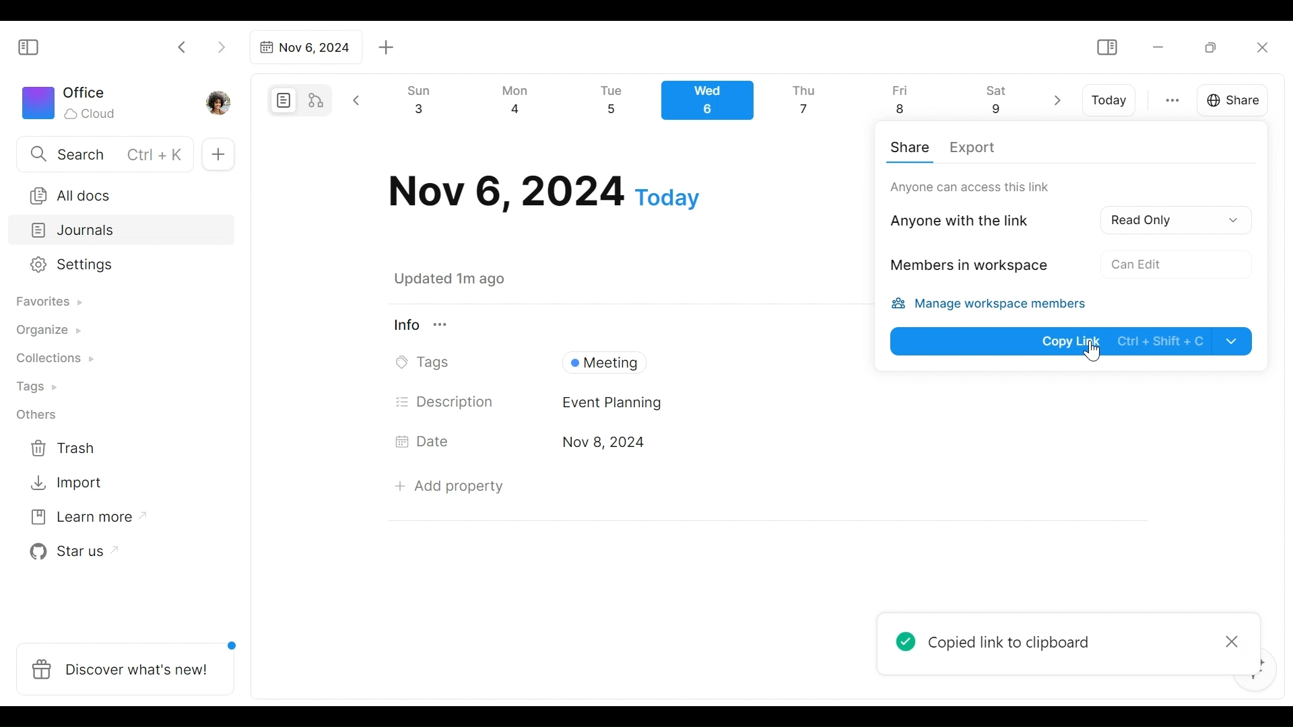  What do you see at coordinates (713, 104) in the screenshot?
I see `Calendar` at bounding box center [713, 104].